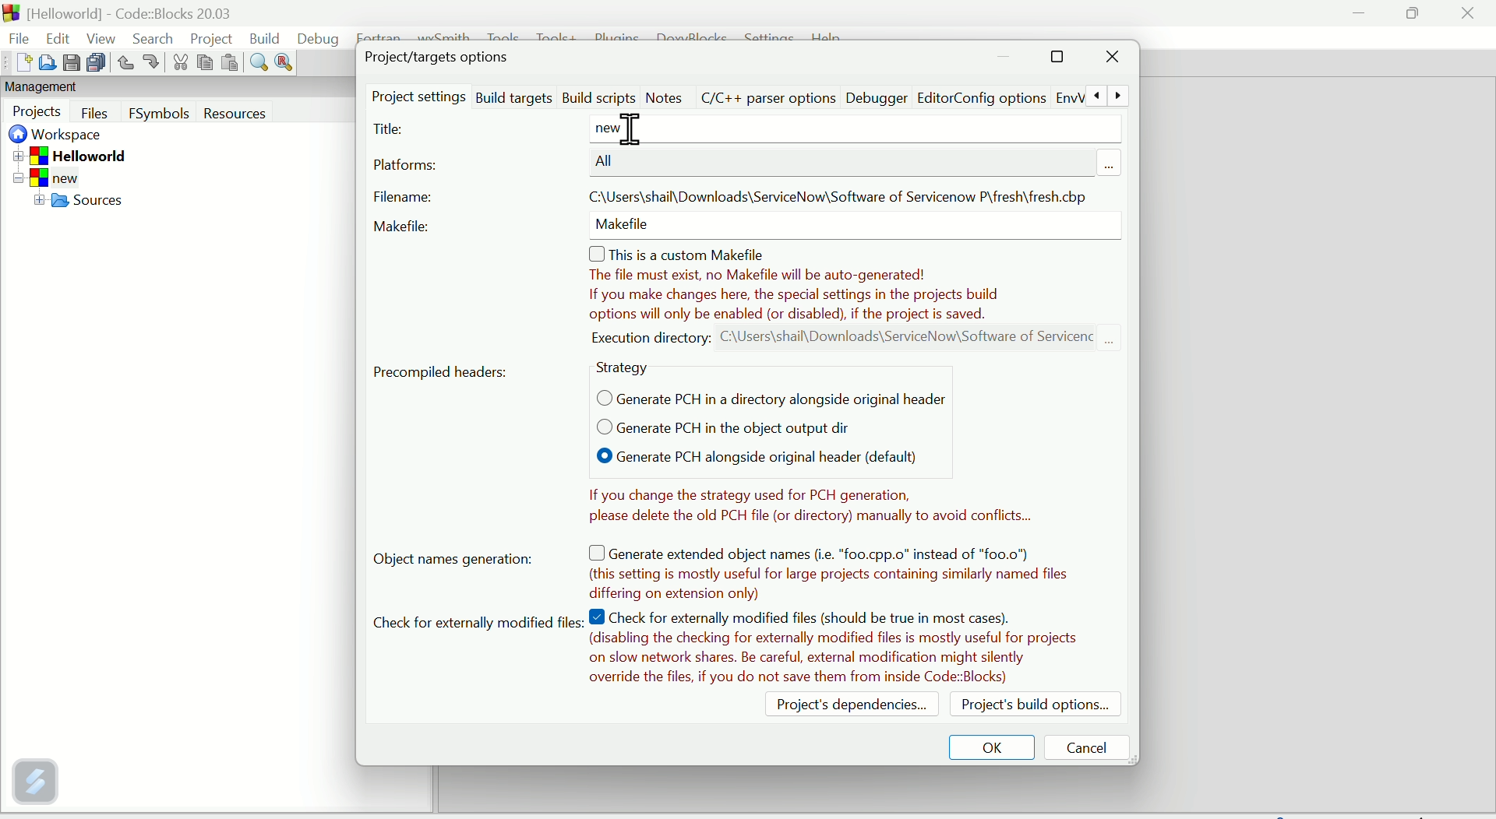 The image size is (1496, 819). Describe the element at coordinates (125, 62) in the screenshot. I see `` at that location.